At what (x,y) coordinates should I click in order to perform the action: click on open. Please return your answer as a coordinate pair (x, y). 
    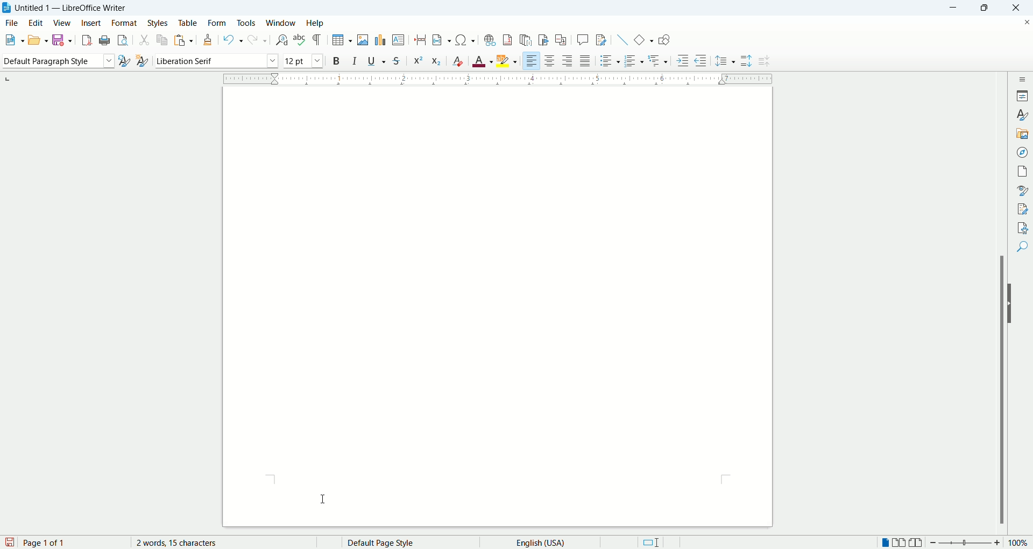
    Looking at the image, I should click on (12, 41).